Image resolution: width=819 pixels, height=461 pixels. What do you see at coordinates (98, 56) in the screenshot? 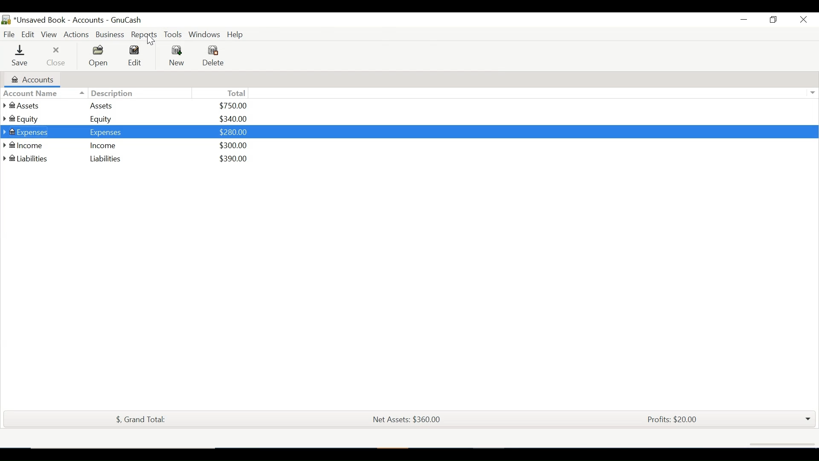
I see `Open` at bounding box center [98, 56].